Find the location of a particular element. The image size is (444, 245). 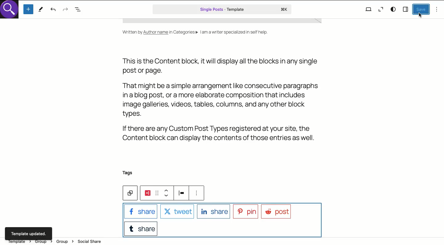

Options is located at coordinates (437, 9).